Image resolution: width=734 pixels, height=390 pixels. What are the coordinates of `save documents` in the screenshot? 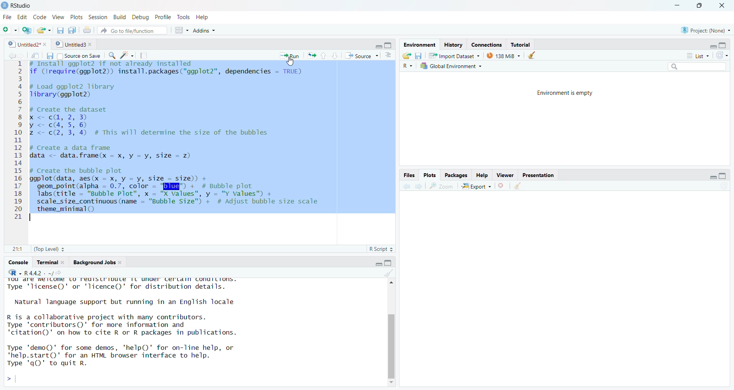 It's located at (72, 29).